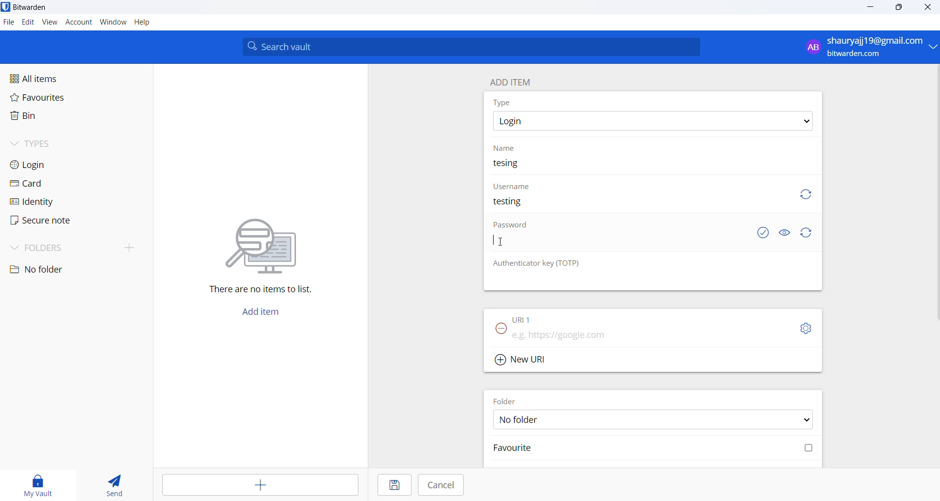  I want to click on my vault, so click(40, 484).